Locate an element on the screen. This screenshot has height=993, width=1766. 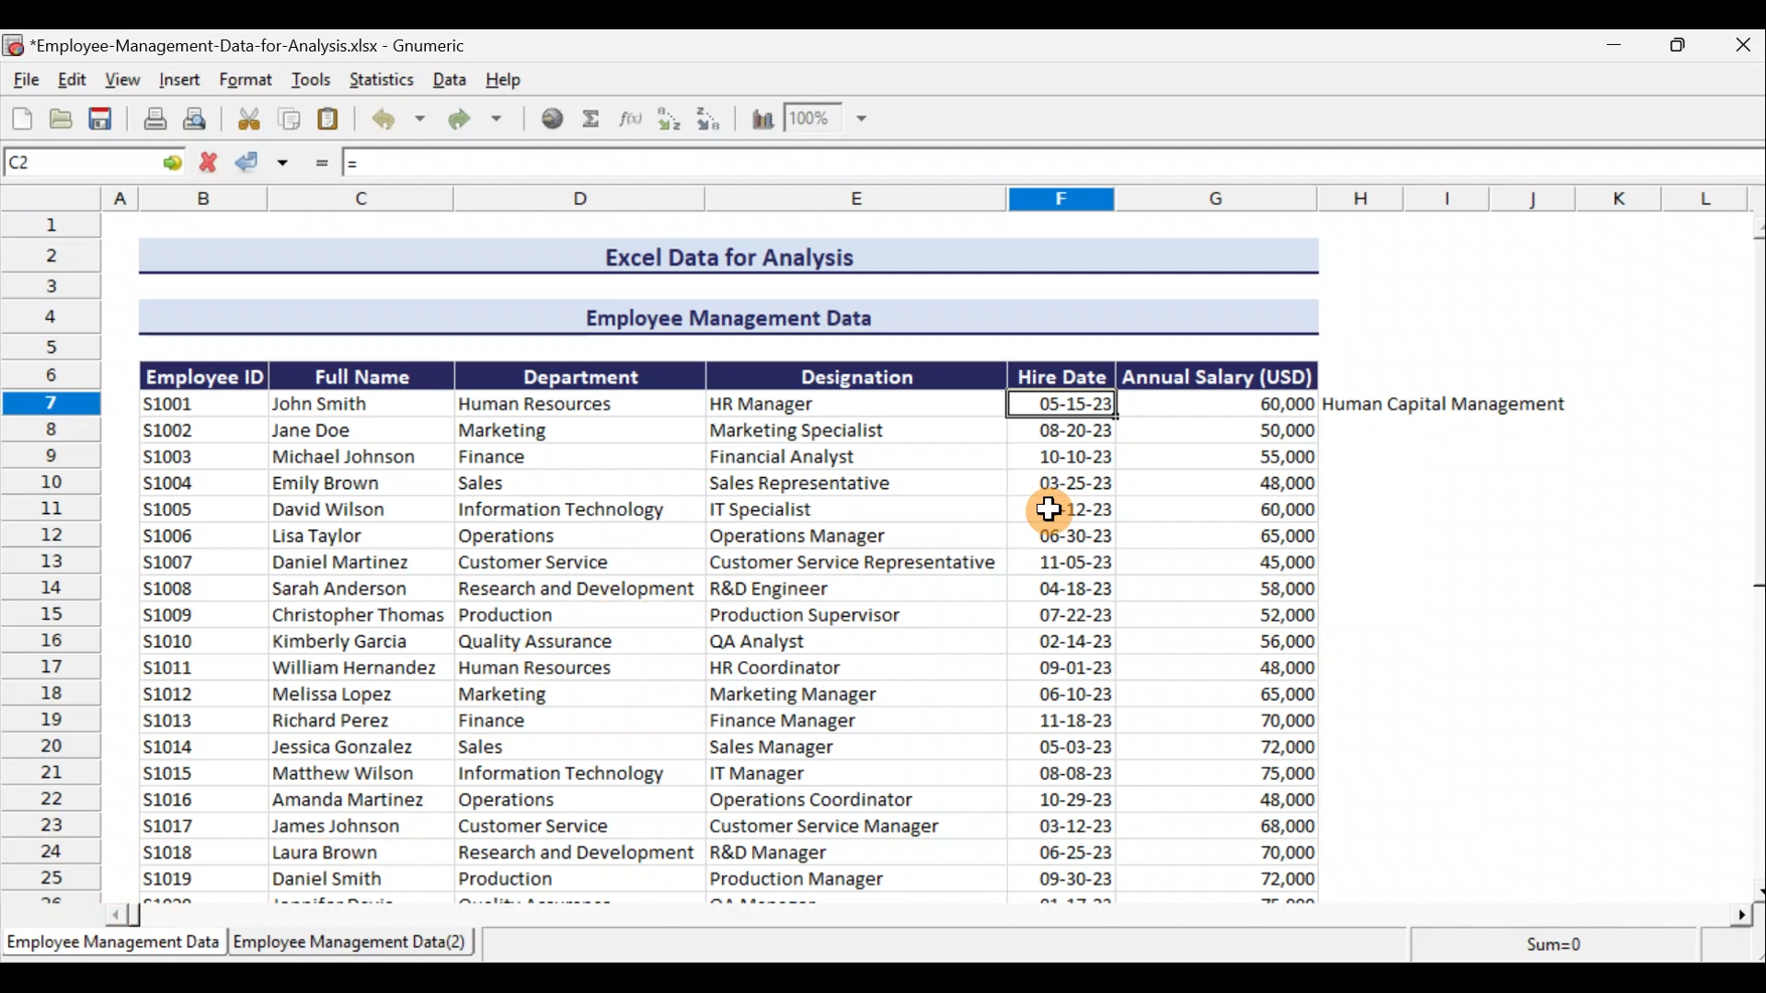
Print preview is located at coordinates (200, 120).